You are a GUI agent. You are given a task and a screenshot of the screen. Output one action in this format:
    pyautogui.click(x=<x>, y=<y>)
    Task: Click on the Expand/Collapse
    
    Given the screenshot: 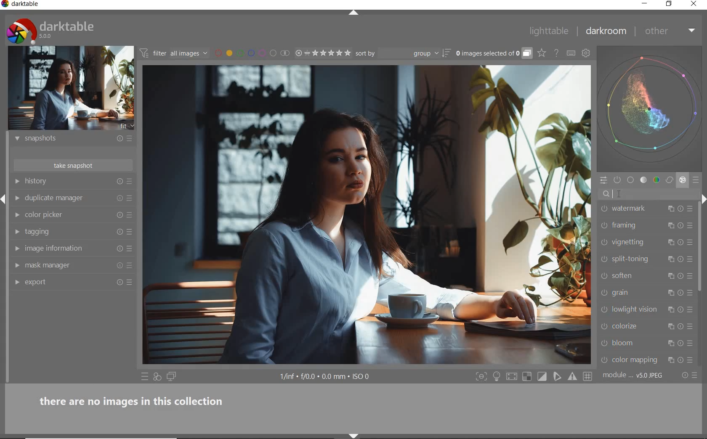 What is the action you would take?
    pyautogui.click(x=4, y=197)
    